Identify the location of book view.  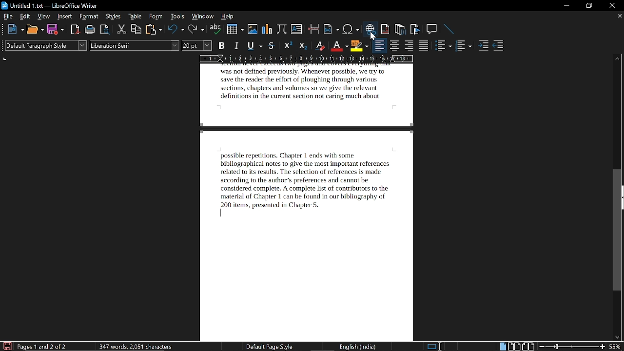
(528, 346).